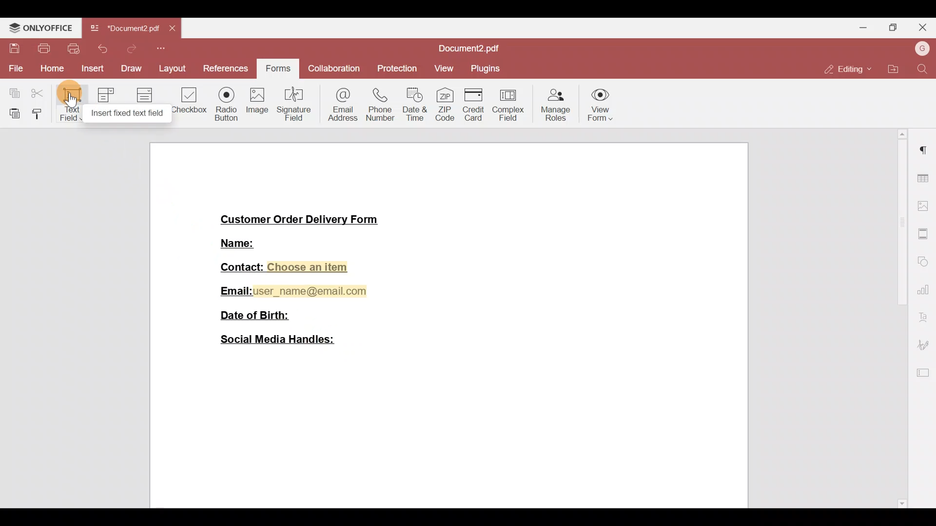 The width and height of the screenshot is (936, 526). Describe the element at coordinates (161, 49) in the screenshot. I see `Customize quick access toolbar` at that location.